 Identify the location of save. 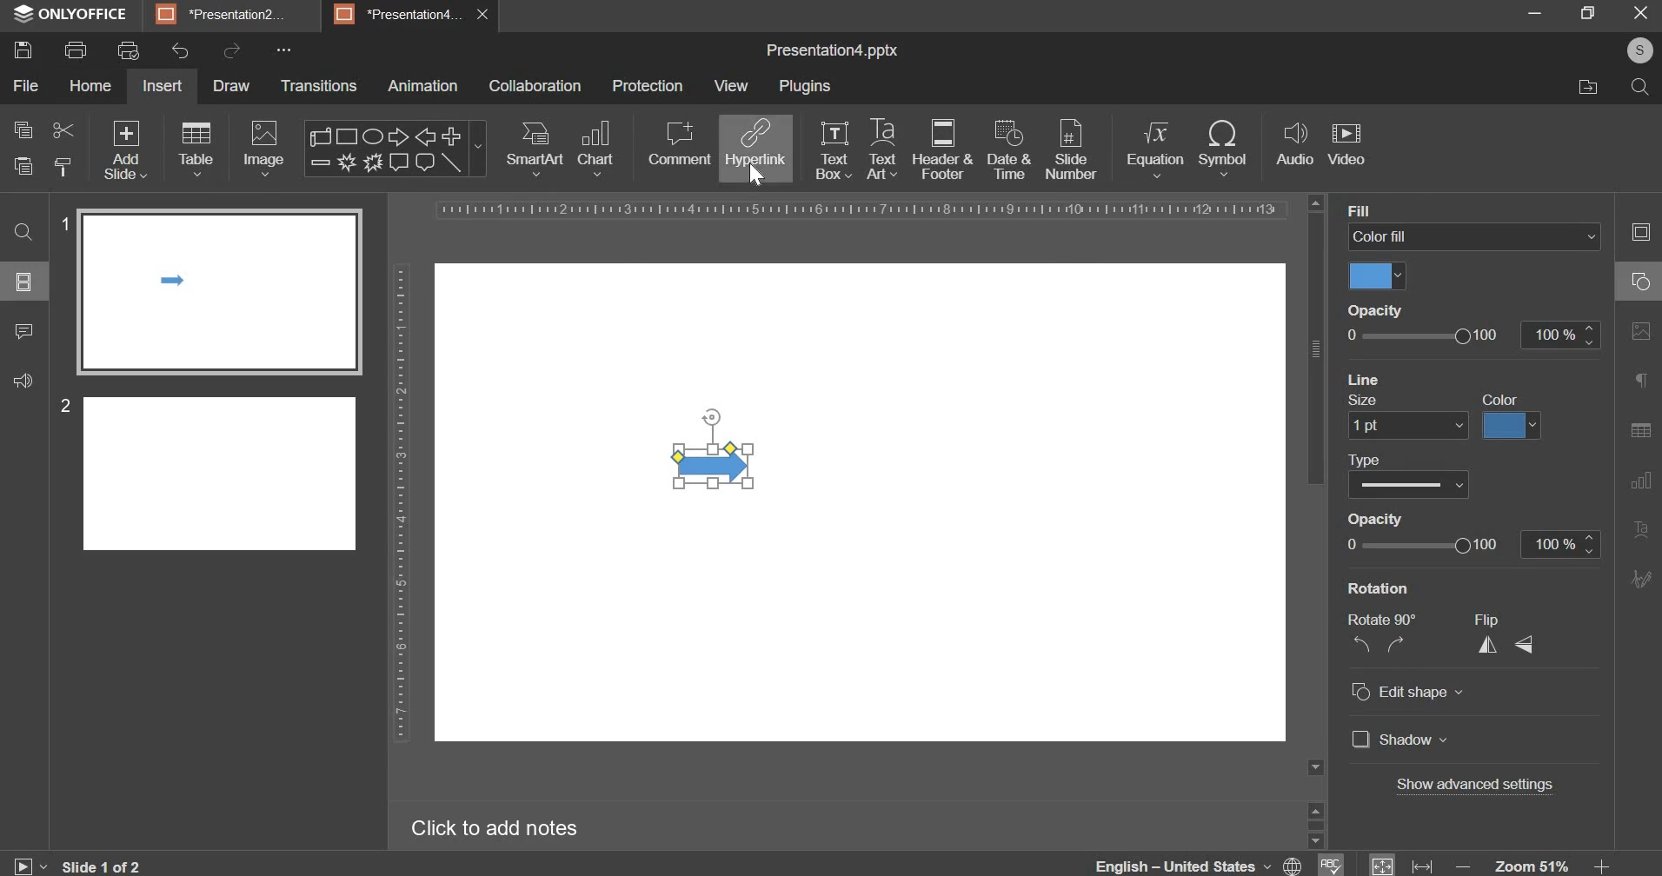
(26, 52).